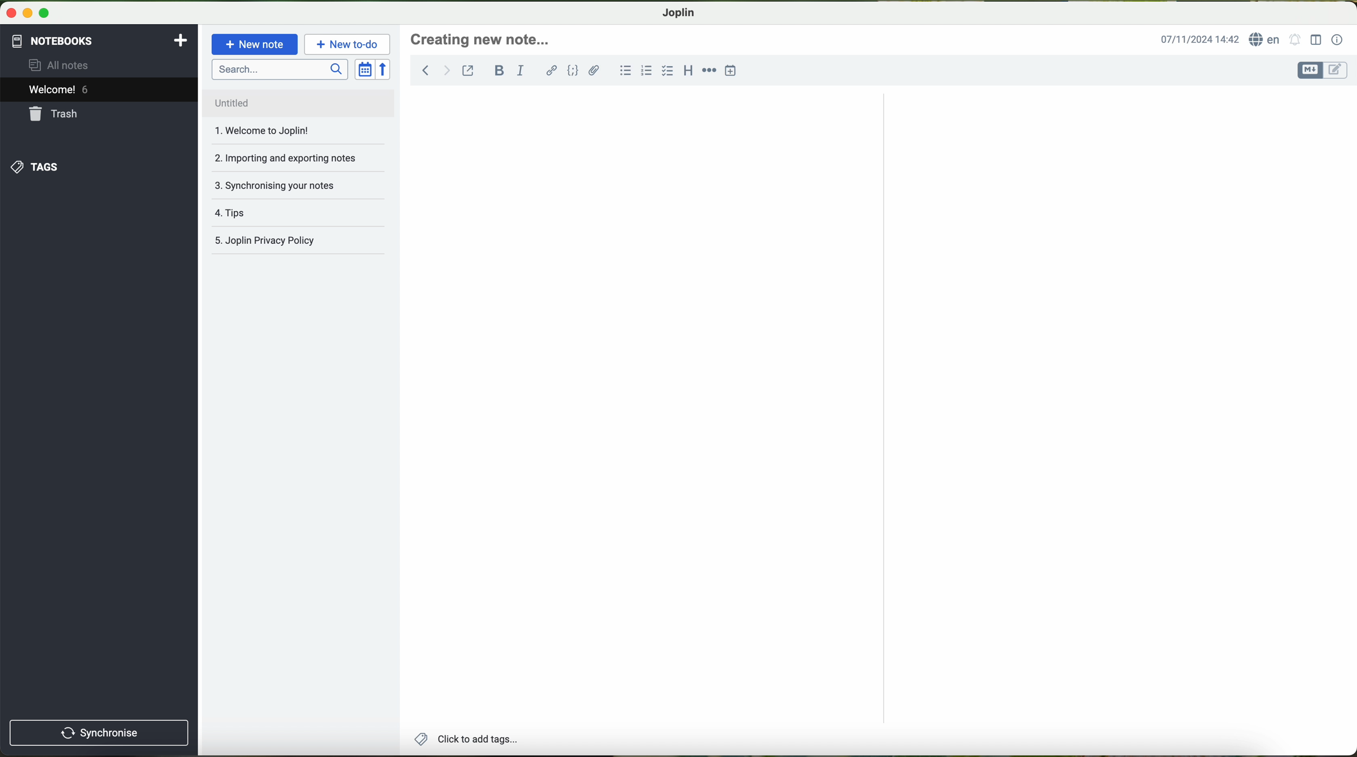 This screenshot has height=757, width=1357. Describe the element at coordinates (8, 15) in the screenshot. I see `close` at that location.